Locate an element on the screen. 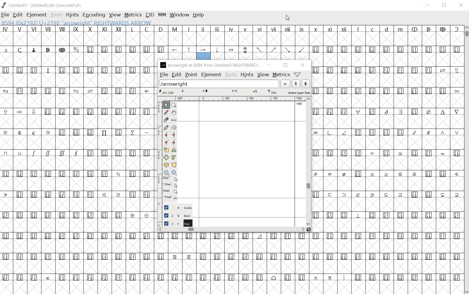  Untitled5* Untitled5.sfd (UnicodeFull) is located at coordinates (43, 5).